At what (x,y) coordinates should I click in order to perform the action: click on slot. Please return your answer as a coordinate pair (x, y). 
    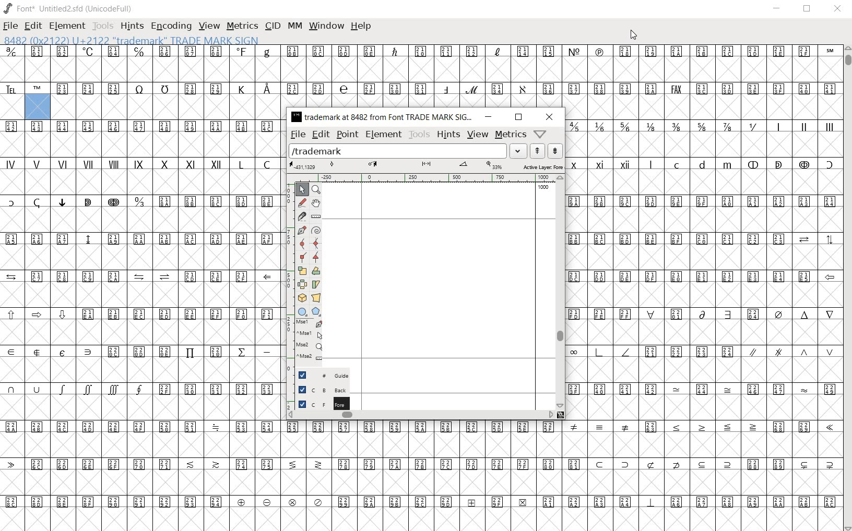
    Looking at the image, I should click on (420, 520).